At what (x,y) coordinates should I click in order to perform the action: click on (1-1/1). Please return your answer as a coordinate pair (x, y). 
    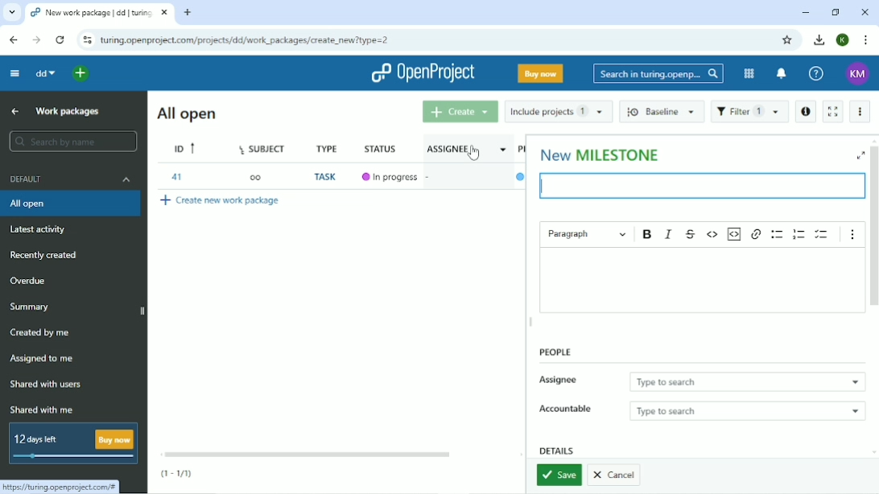
    Looking at the image, I should click on (177, 472).